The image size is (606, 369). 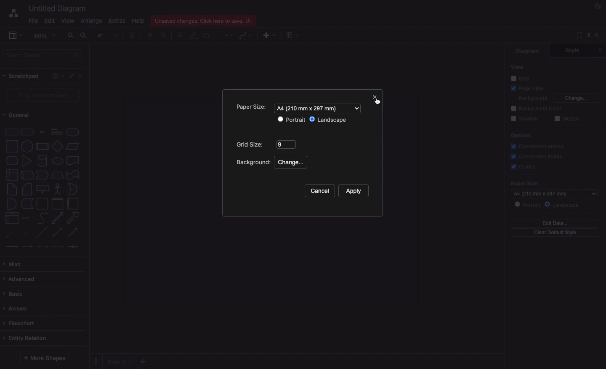 What do you see at coordinates (291, 163) in the screenshot?
I see `Change` at bounding box center [291, 163].